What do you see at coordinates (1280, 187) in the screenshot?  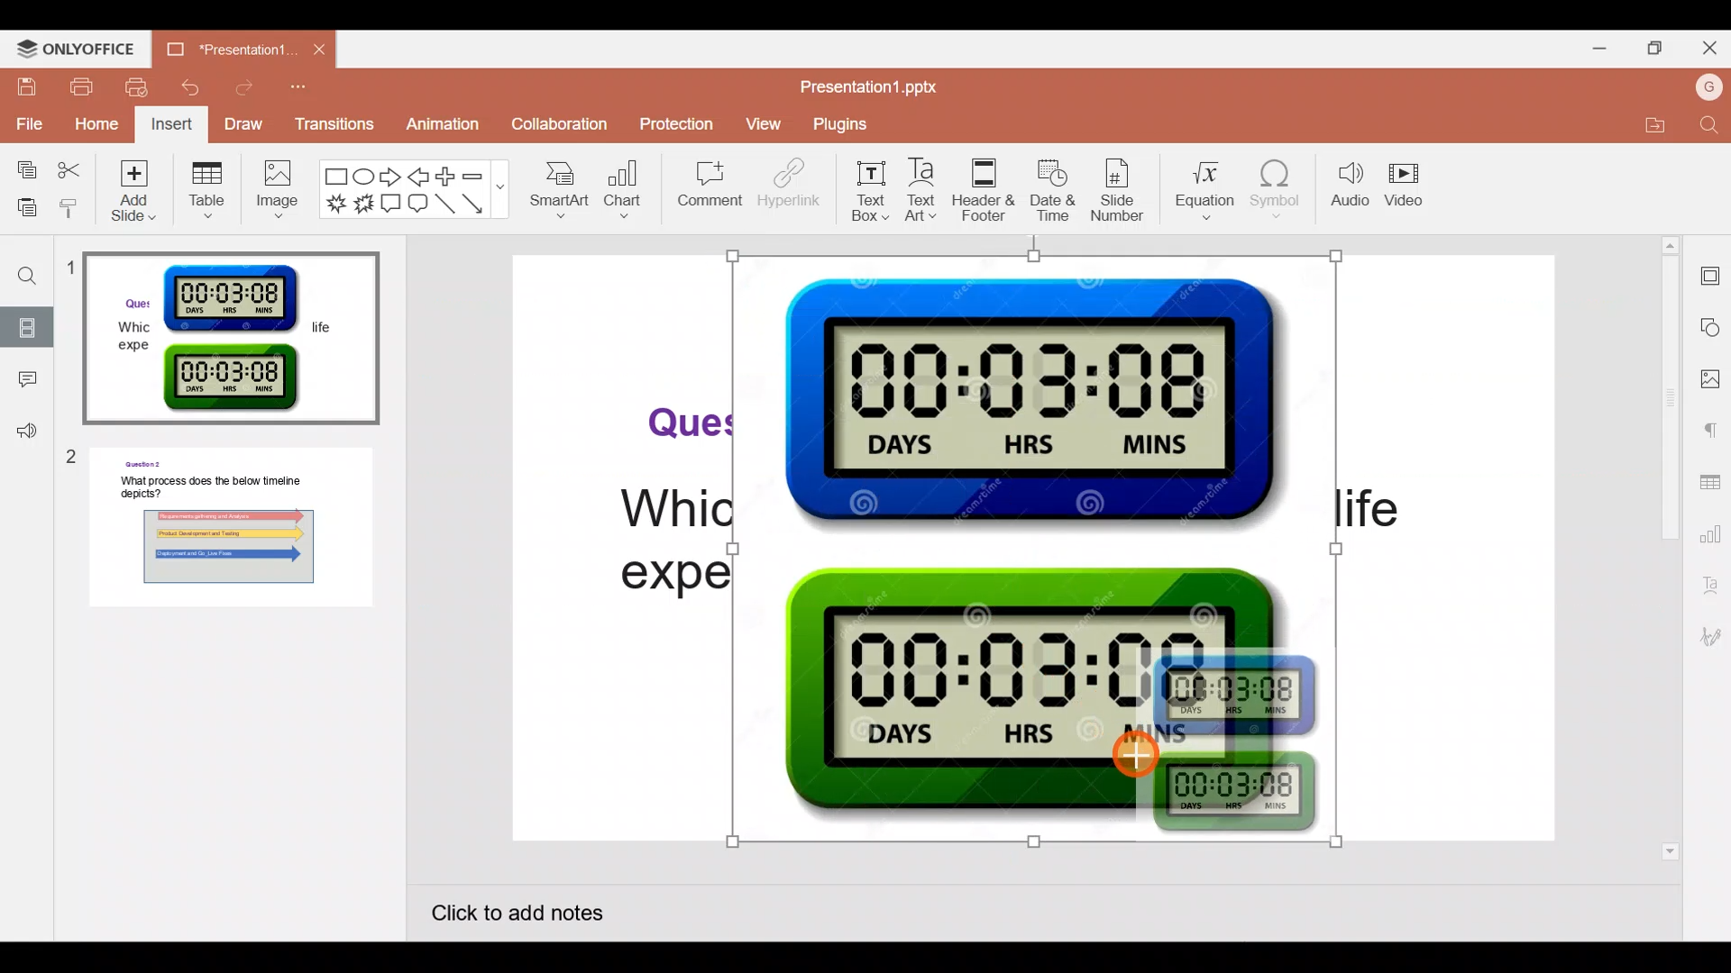 I see `Symbol` at bounding box center [1280, 187].